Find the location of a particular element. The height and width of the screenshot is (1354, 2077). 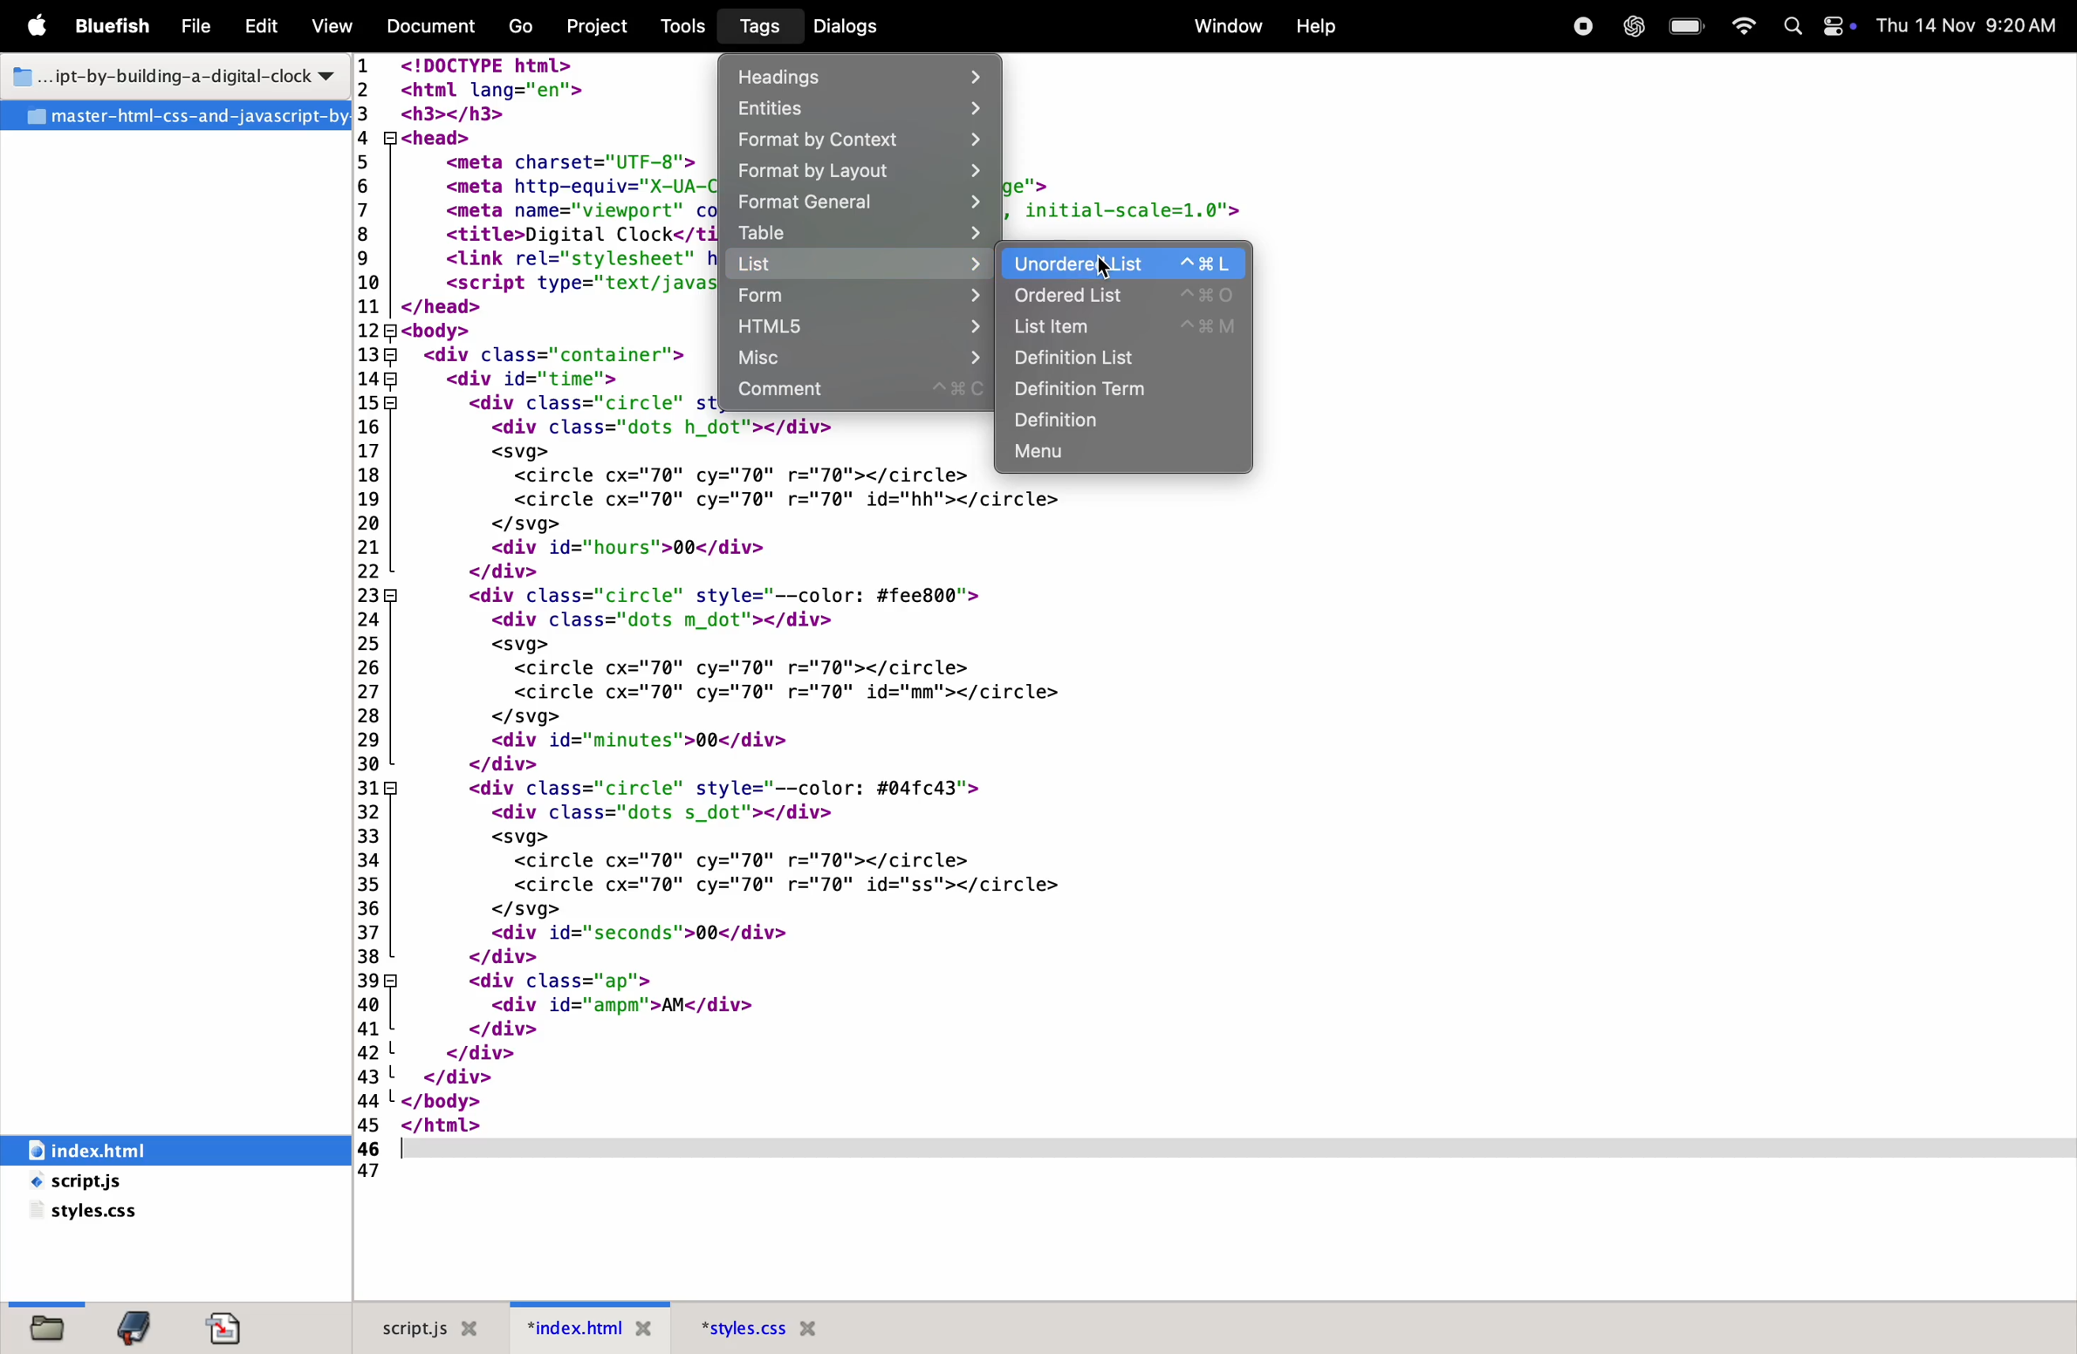

Defination is located at coordinates (1128, 424).